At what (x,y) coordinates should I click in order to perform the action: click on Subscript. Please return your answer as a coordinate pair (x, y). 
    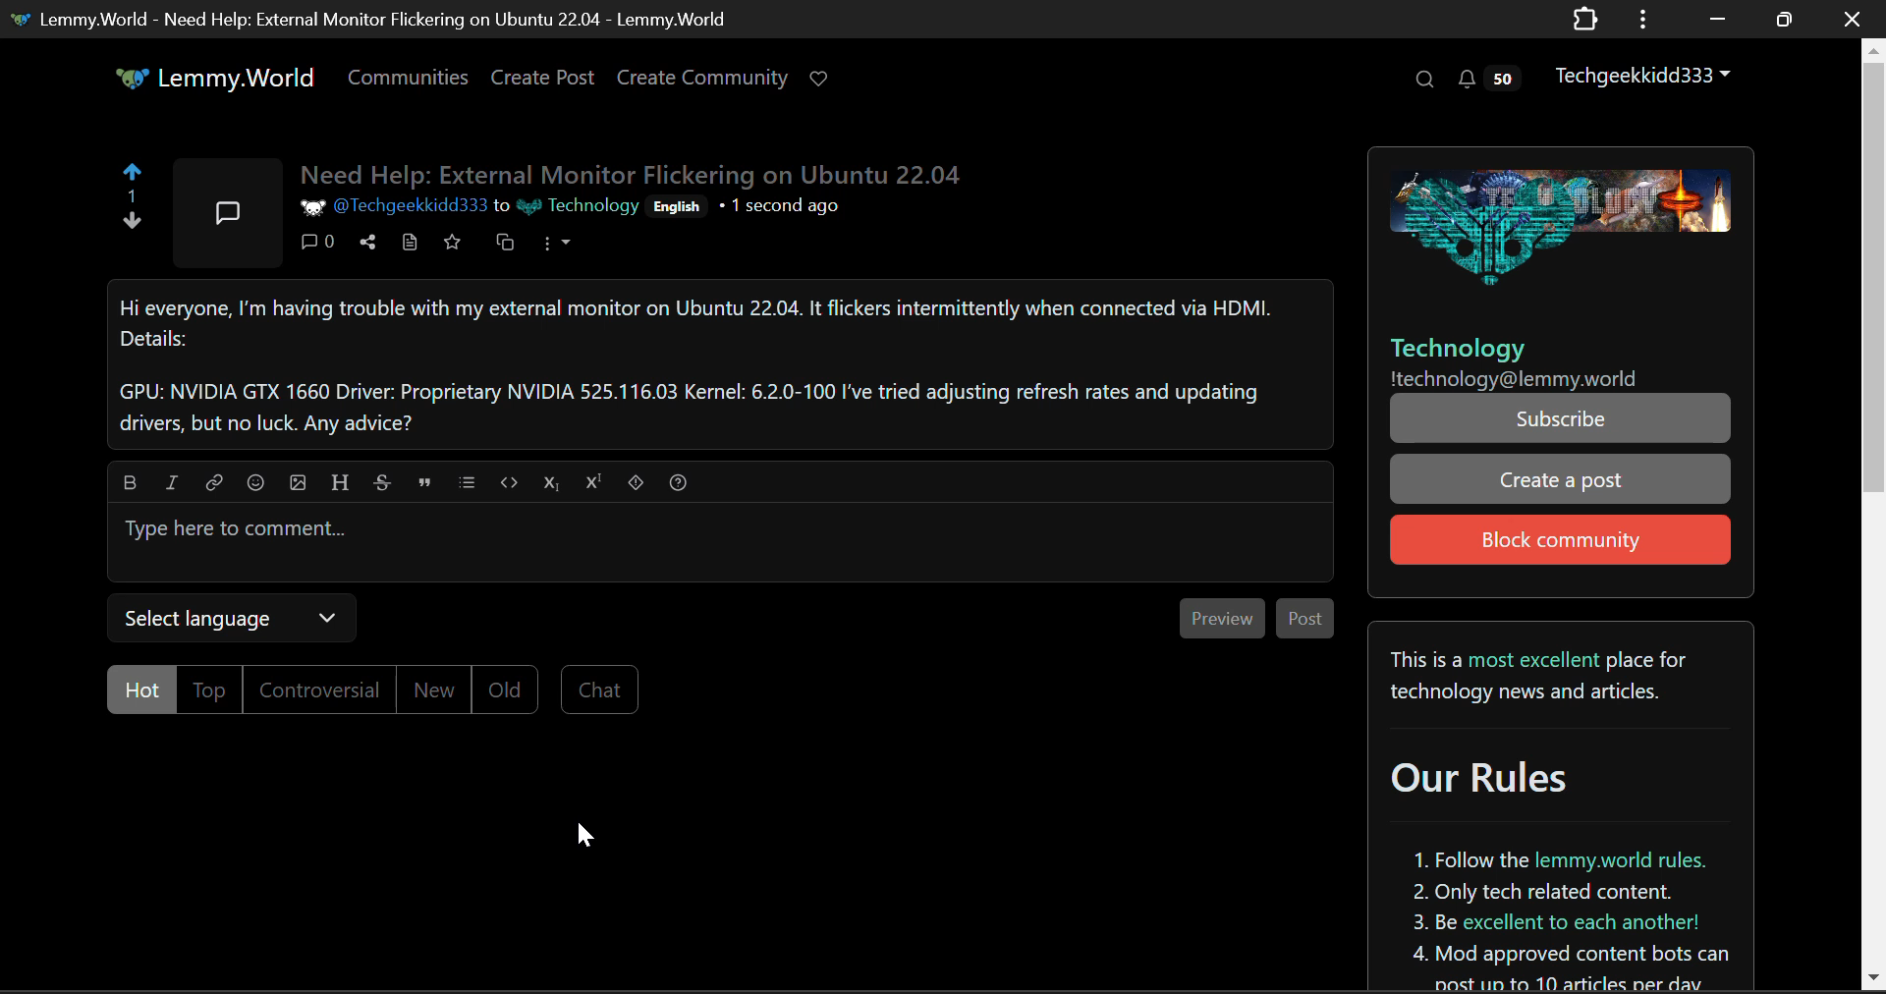
    Looking at the image, I should click on (550, 482).